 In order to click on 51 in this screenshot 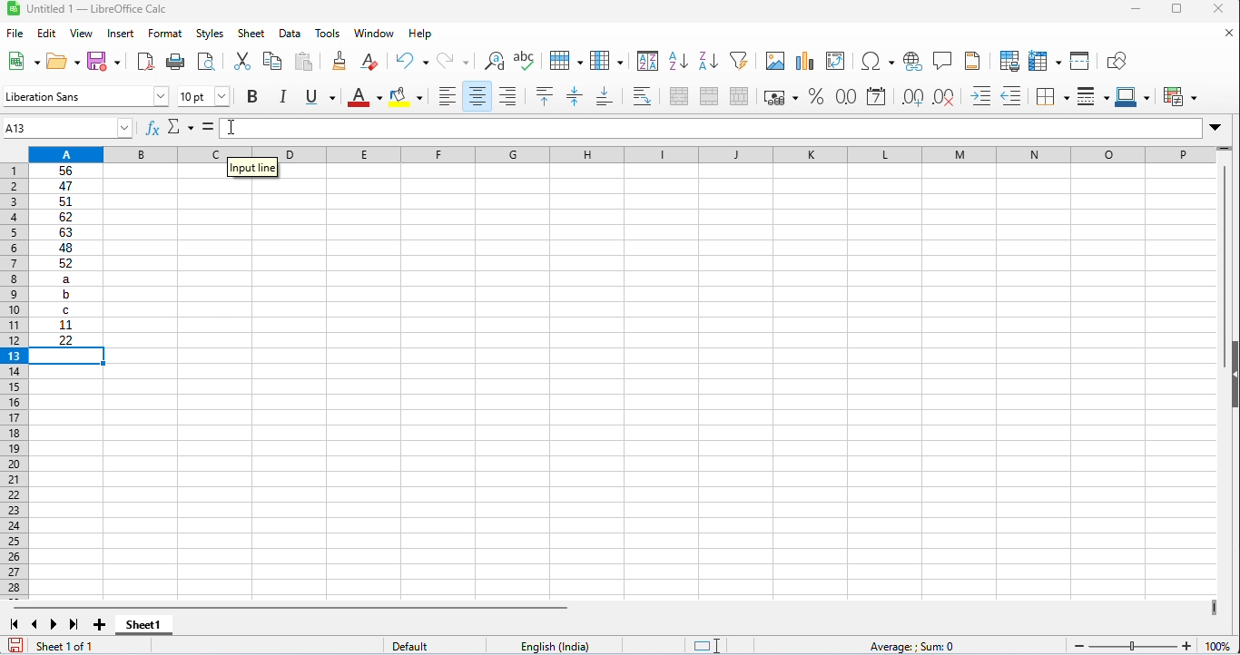, I will do `click(65, 202)`.